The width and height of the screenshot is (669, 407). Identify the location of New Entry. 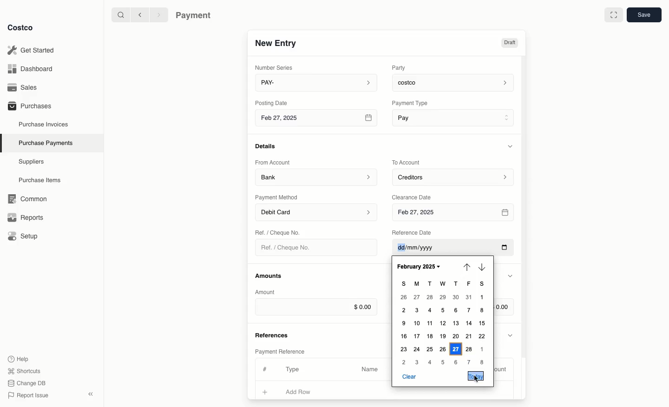
(276, 43).